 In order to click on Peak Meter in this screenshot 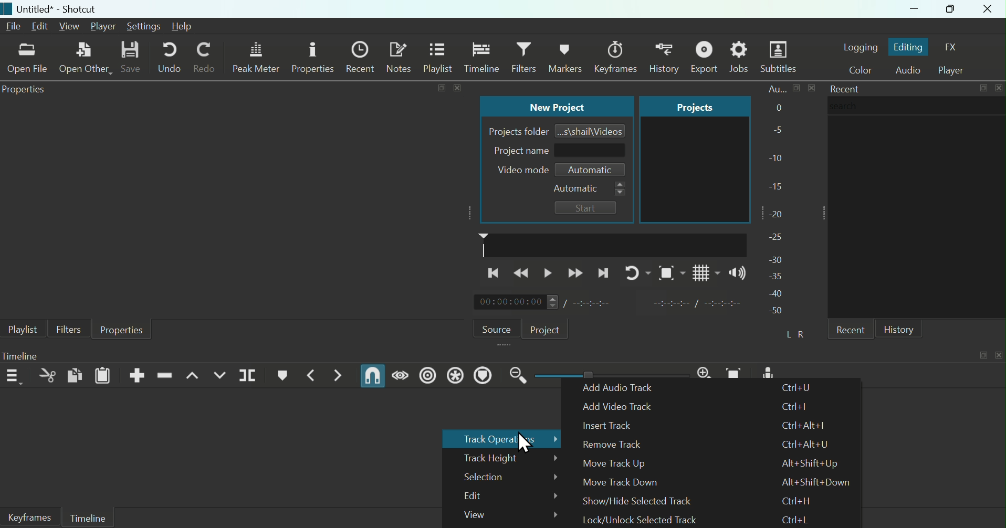, I will do `click(257, 57)`.